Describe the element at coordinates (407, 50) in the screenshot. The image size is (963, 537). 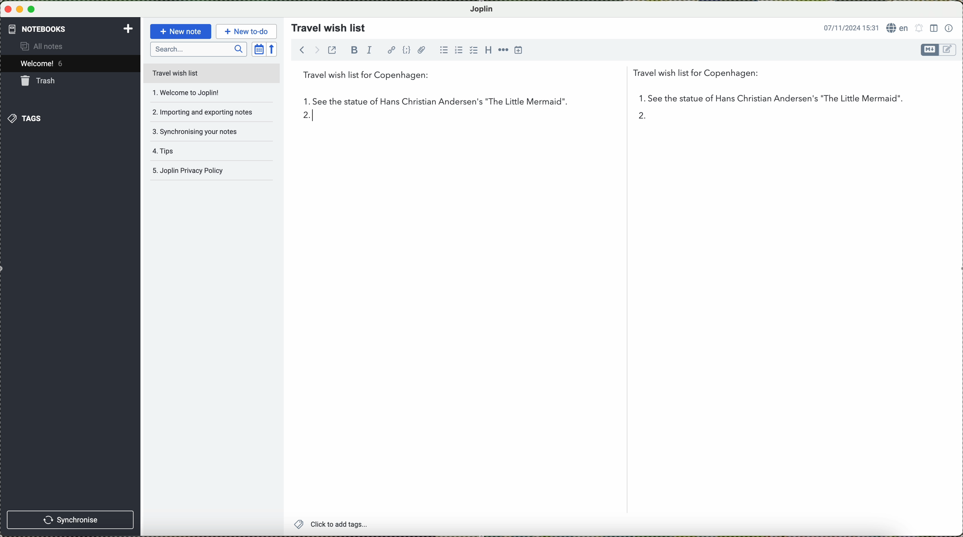
I see `code` at that location.